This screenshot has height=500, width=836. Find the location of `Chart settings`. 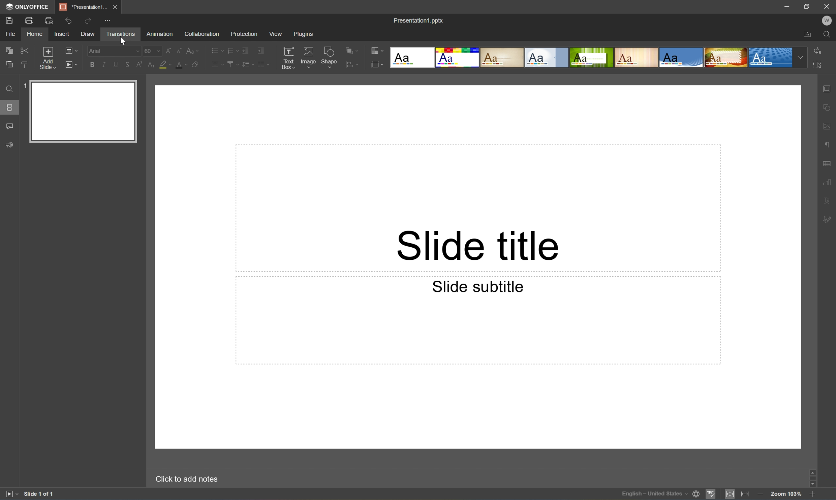

Chart settings is located at coordinates (828, 185).